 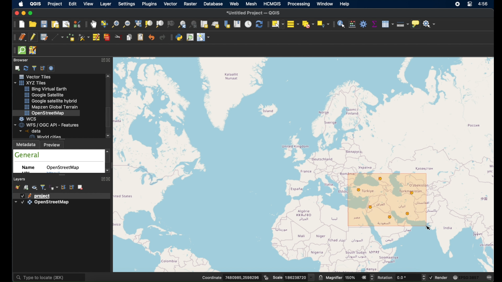 What do you see at coordinates (216, 24) in the screenshot?
I see `new 3d map view` at bounding box center [216, 24].